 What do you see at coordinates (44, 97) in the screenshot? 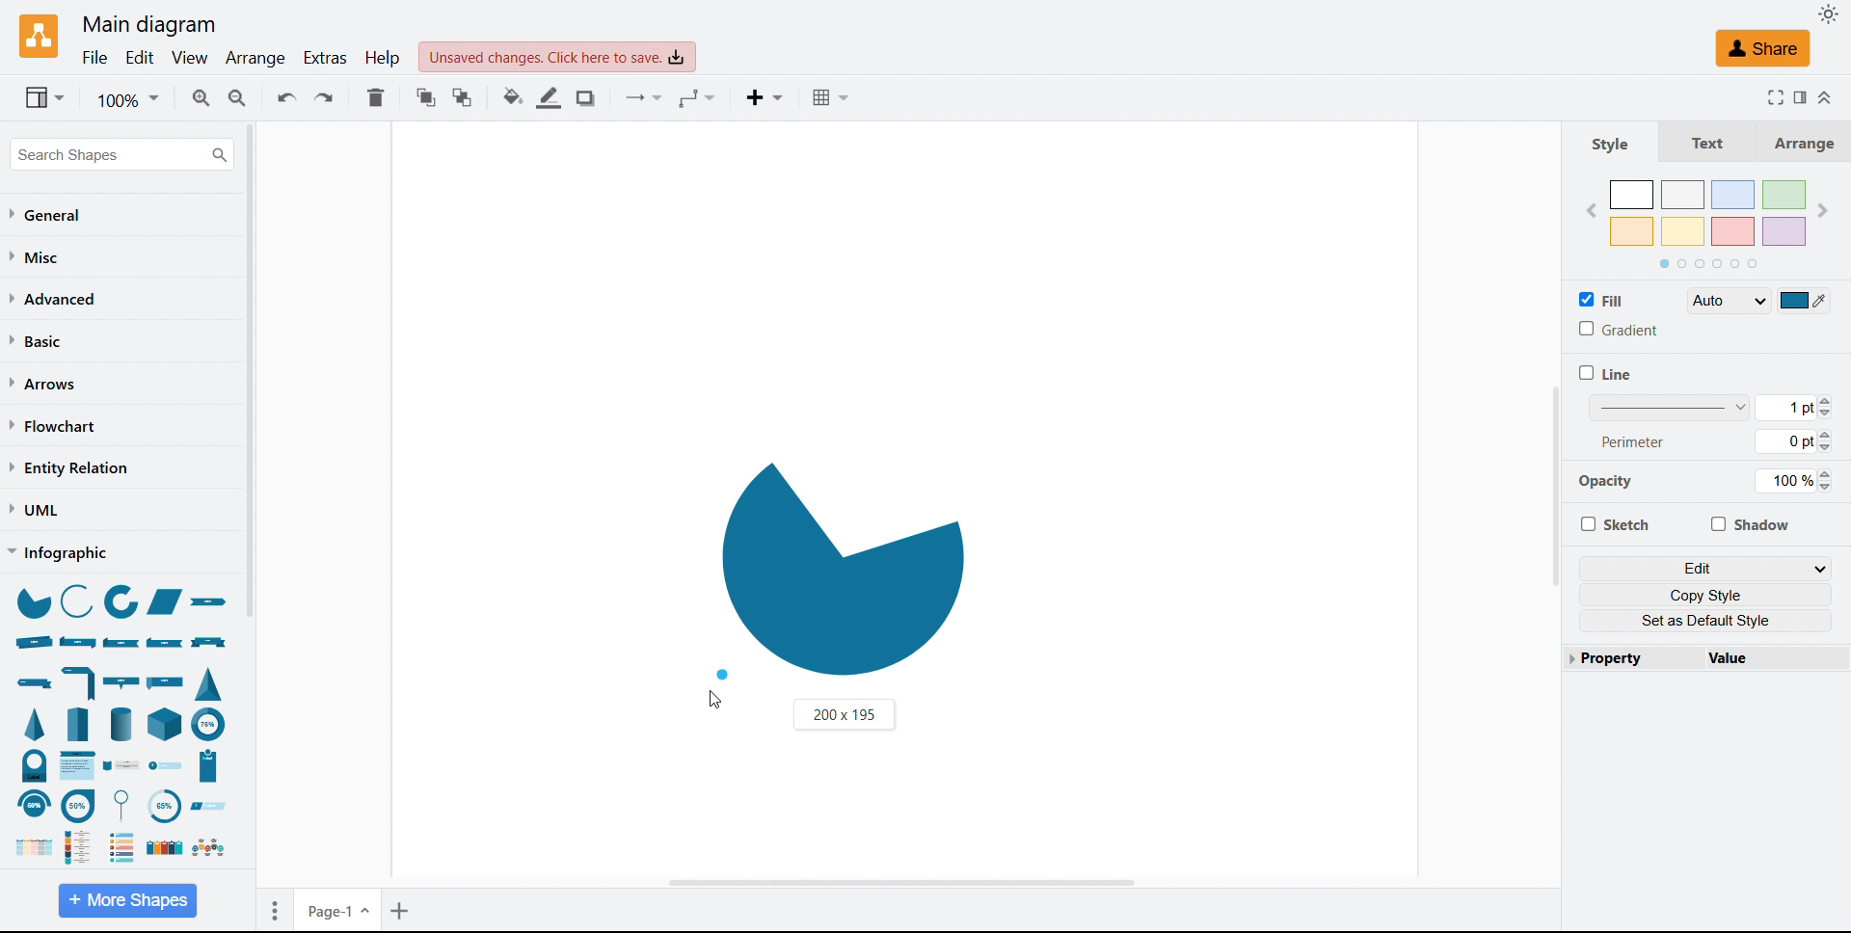
I see `Display options ` at bounding box center [44, 97].